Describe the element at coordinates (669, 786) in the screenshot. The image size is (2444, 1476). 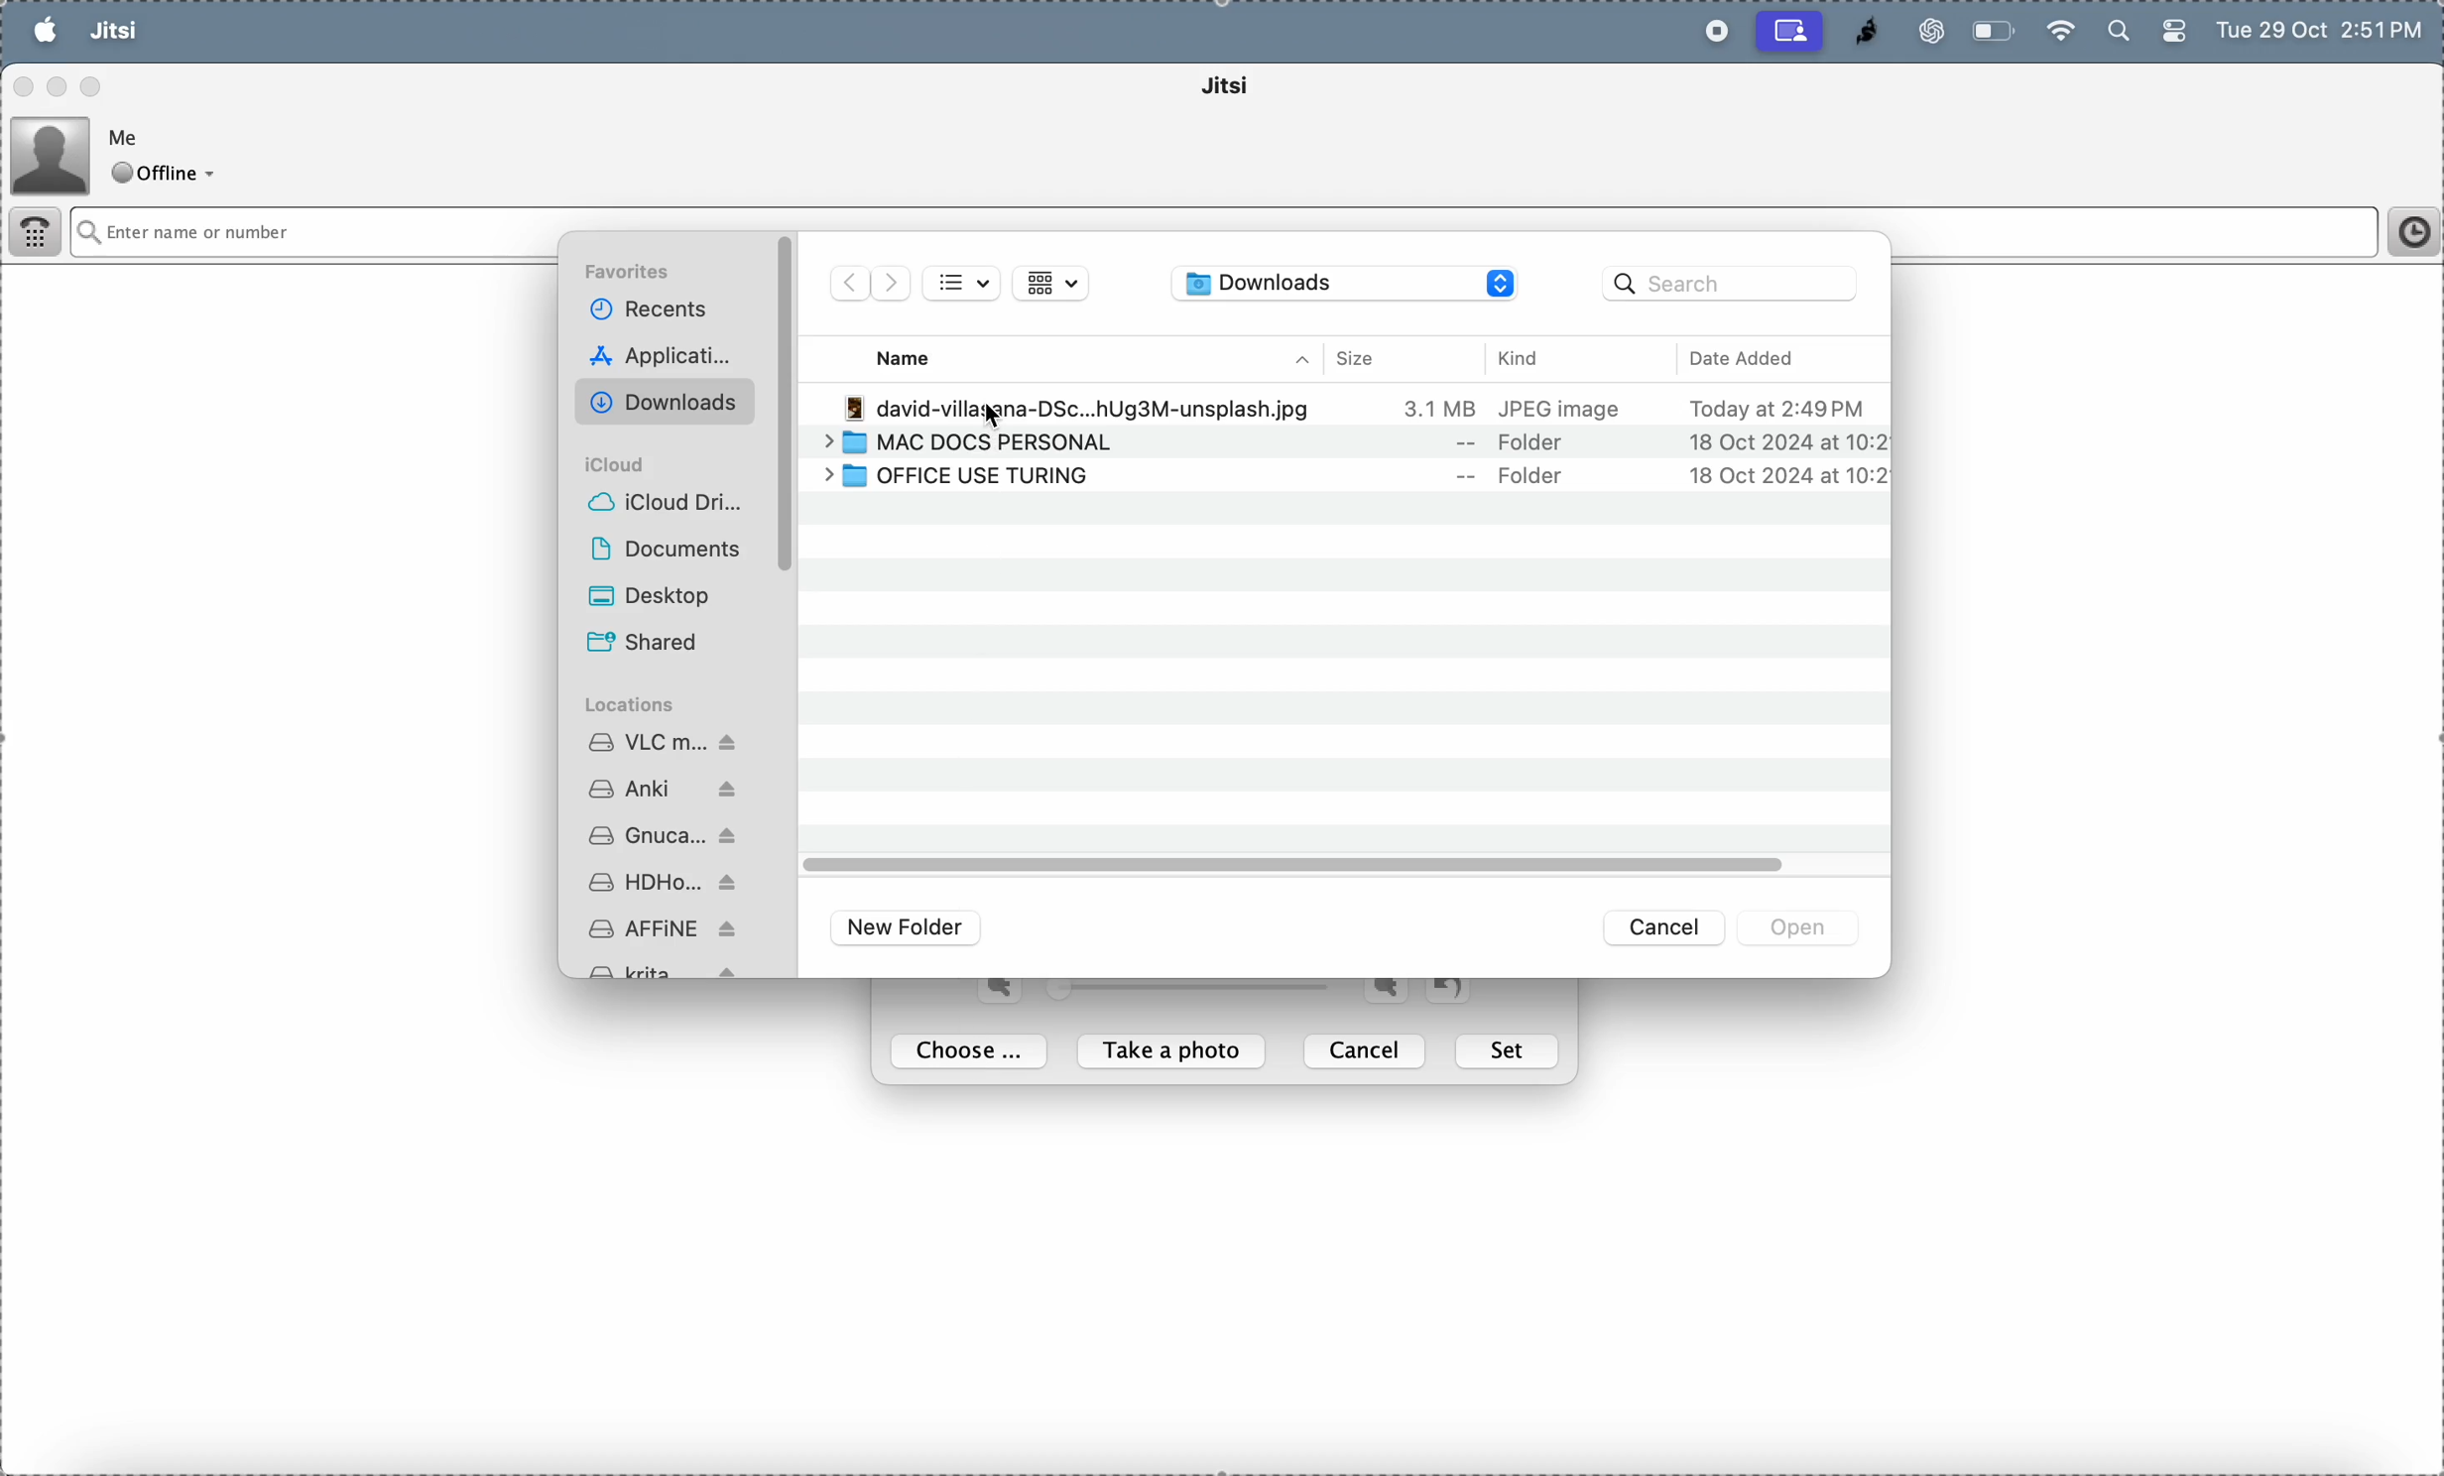
I see `ankii` at that location.